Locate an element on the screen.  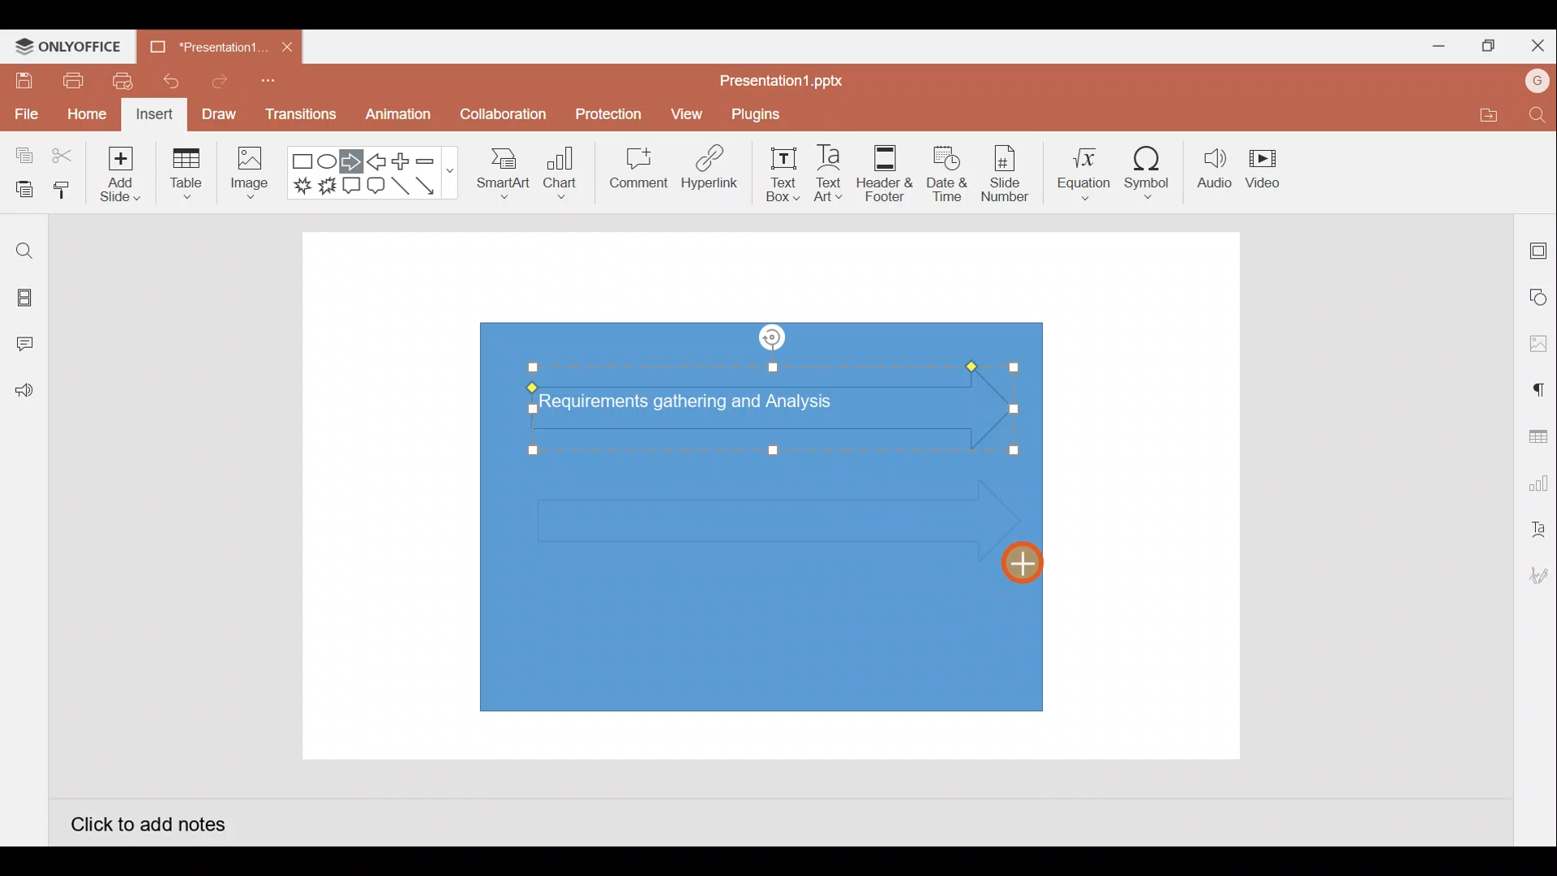
Image is located at coordinates (247, 177).